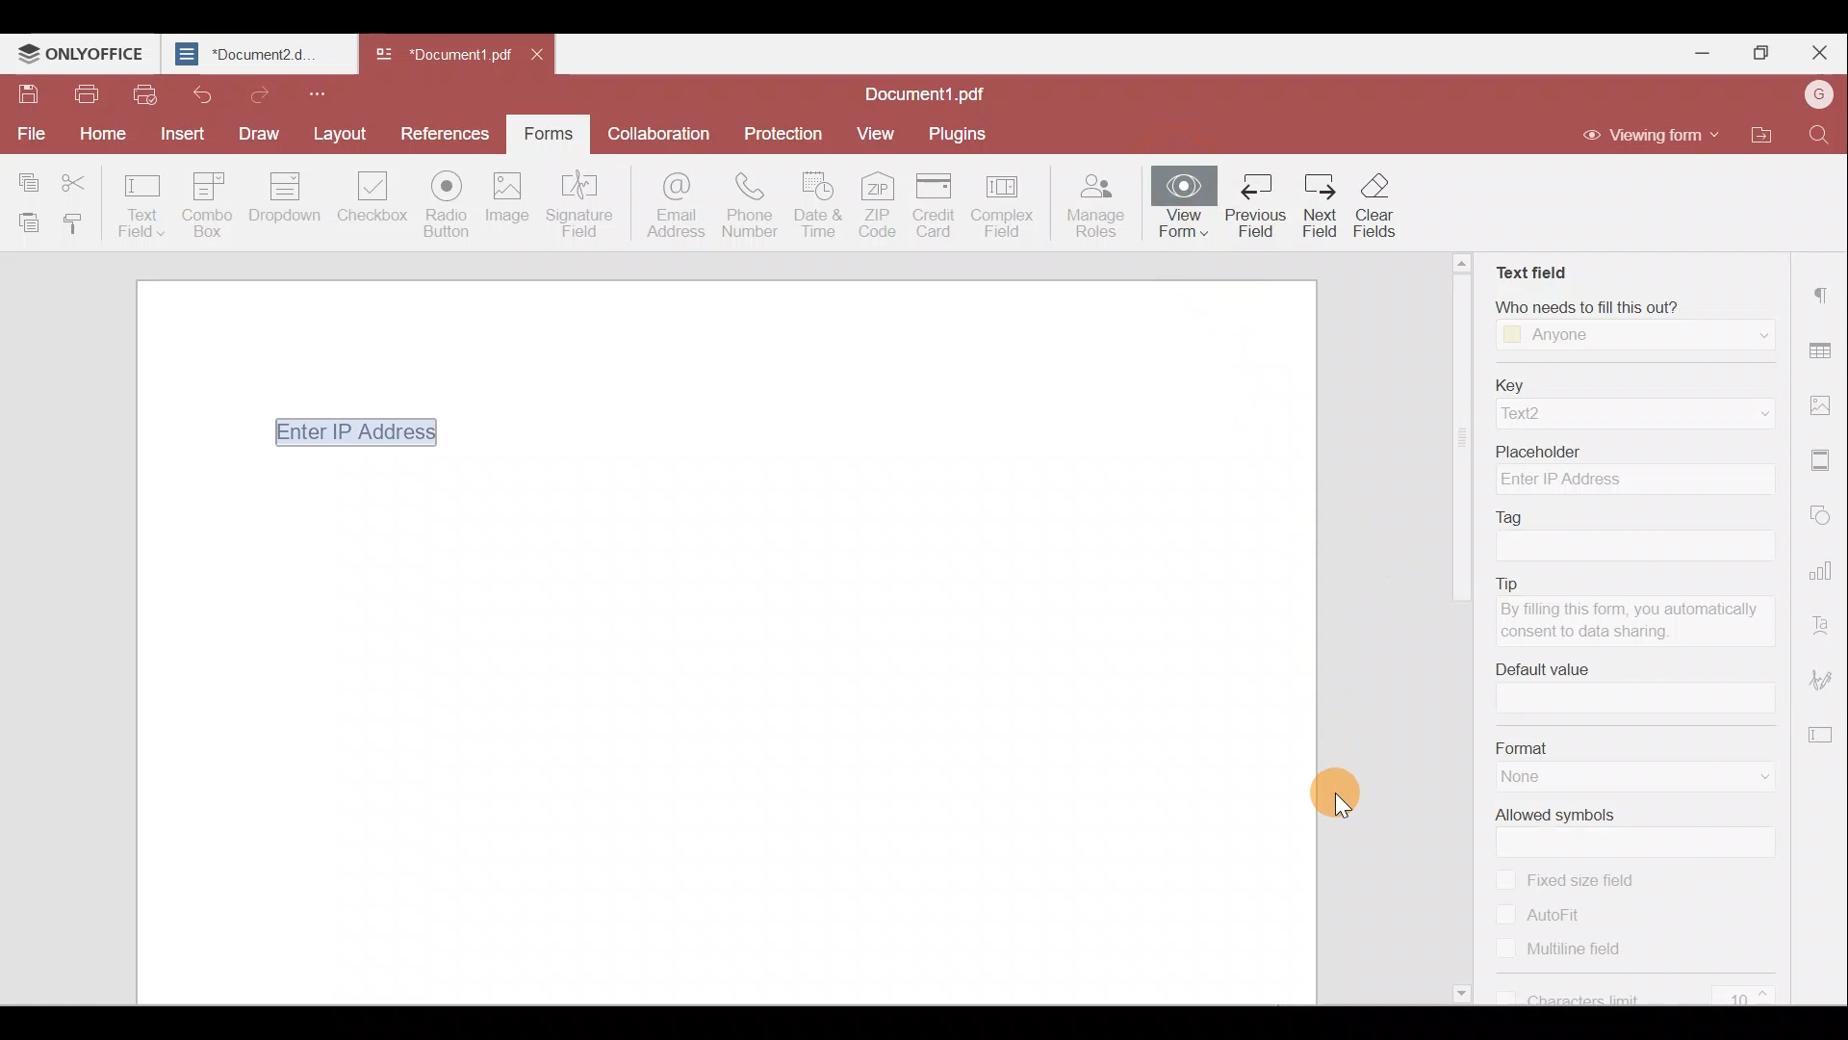  Describe the element at coordinates (439, 54) in the screenshot. I see `Document1. pdf` at that location.